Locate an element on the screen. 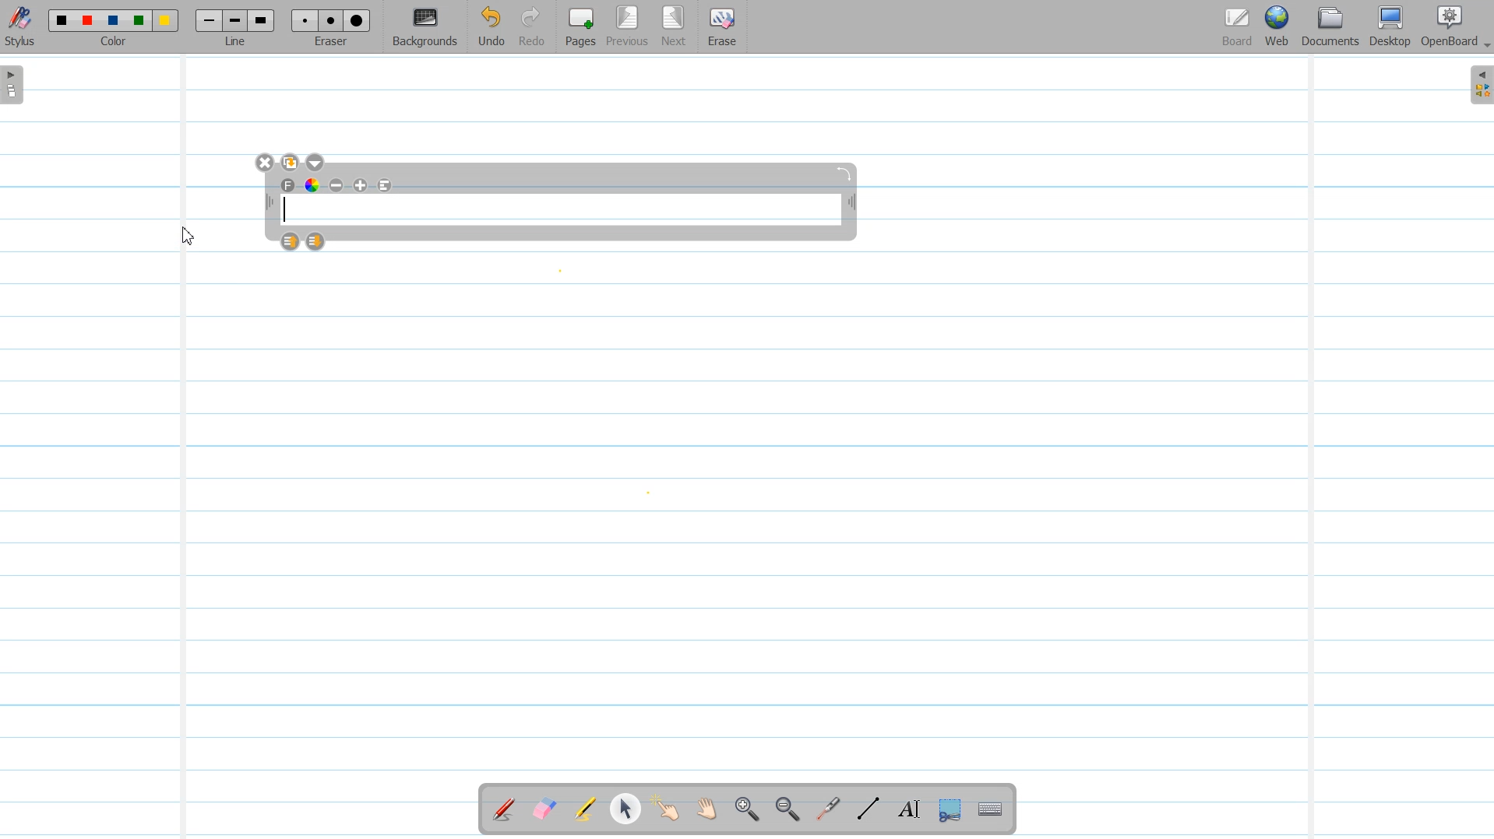 This screenshot has height=839, width=1494. Undo is located at coordinates (491, 27).